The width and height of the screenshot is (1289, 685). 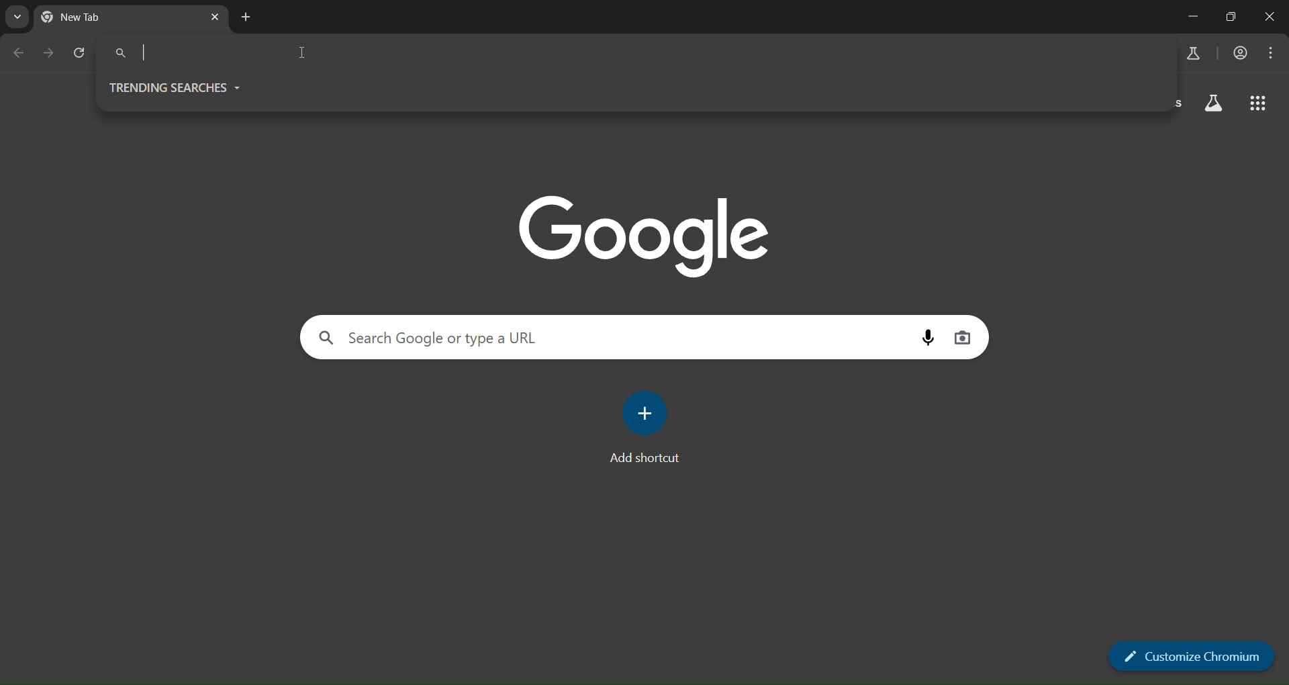 I want to click on close tab, so click(x=216, y=16).